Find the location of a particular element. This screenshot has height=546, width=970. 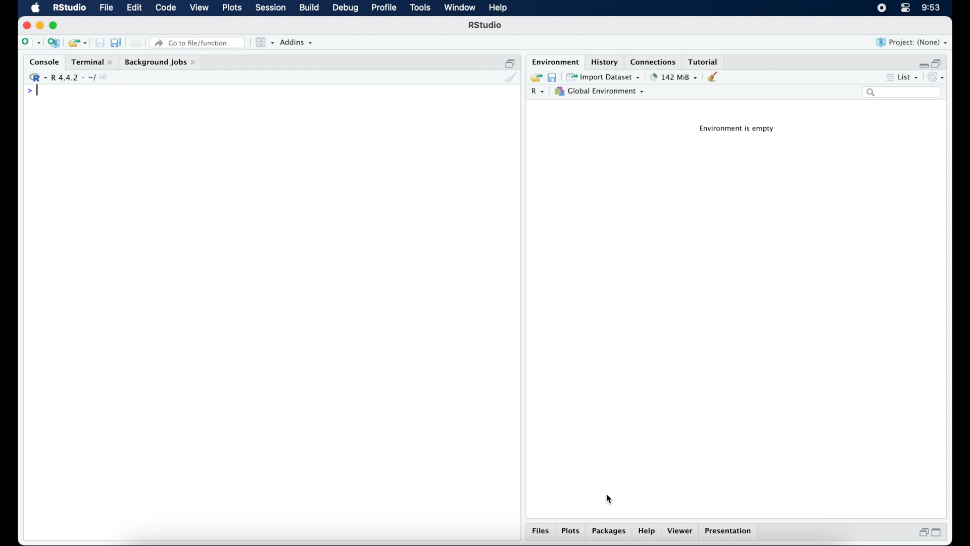

console is located at coordinates (42, 61).